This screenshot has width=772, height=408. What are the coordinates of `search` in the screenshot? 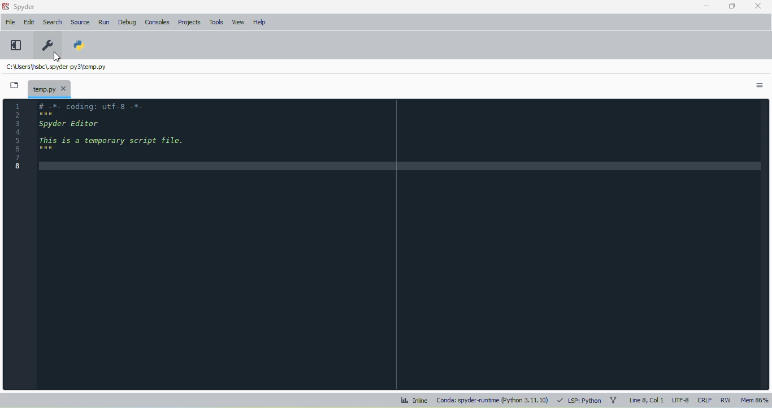 It's located at (53, 22).